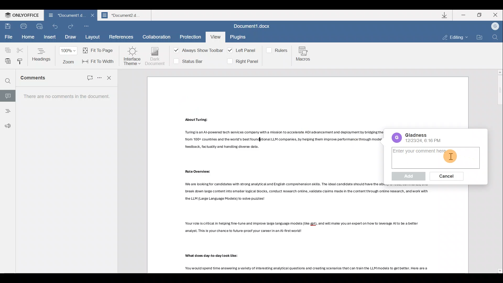  I want to click on Interface theme, so click(132, 56).